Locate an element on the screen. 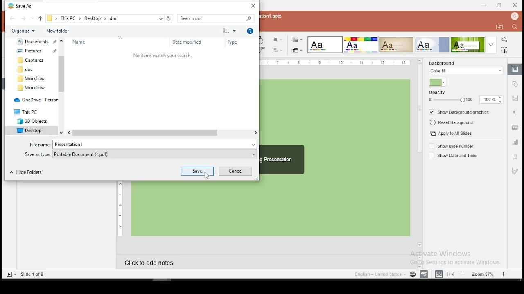  image settings is located at coordinates (515, 99).